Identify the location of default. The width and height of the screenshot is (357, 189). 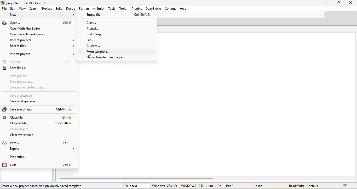
(316, 185).